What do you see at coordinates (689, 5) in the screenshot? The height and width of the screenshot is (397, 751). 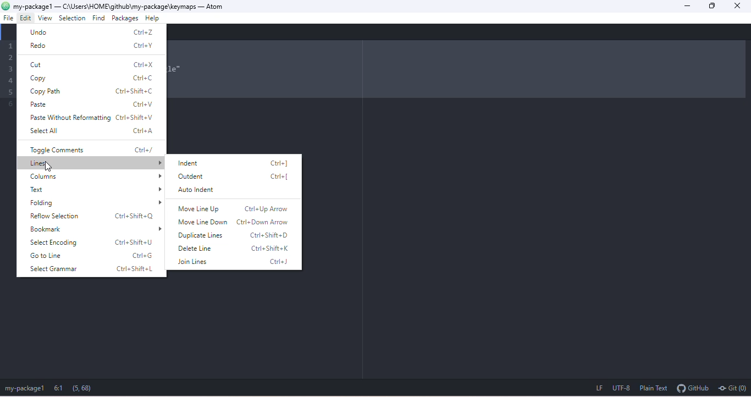 I see `minimize` at bounding box center [689, 5].